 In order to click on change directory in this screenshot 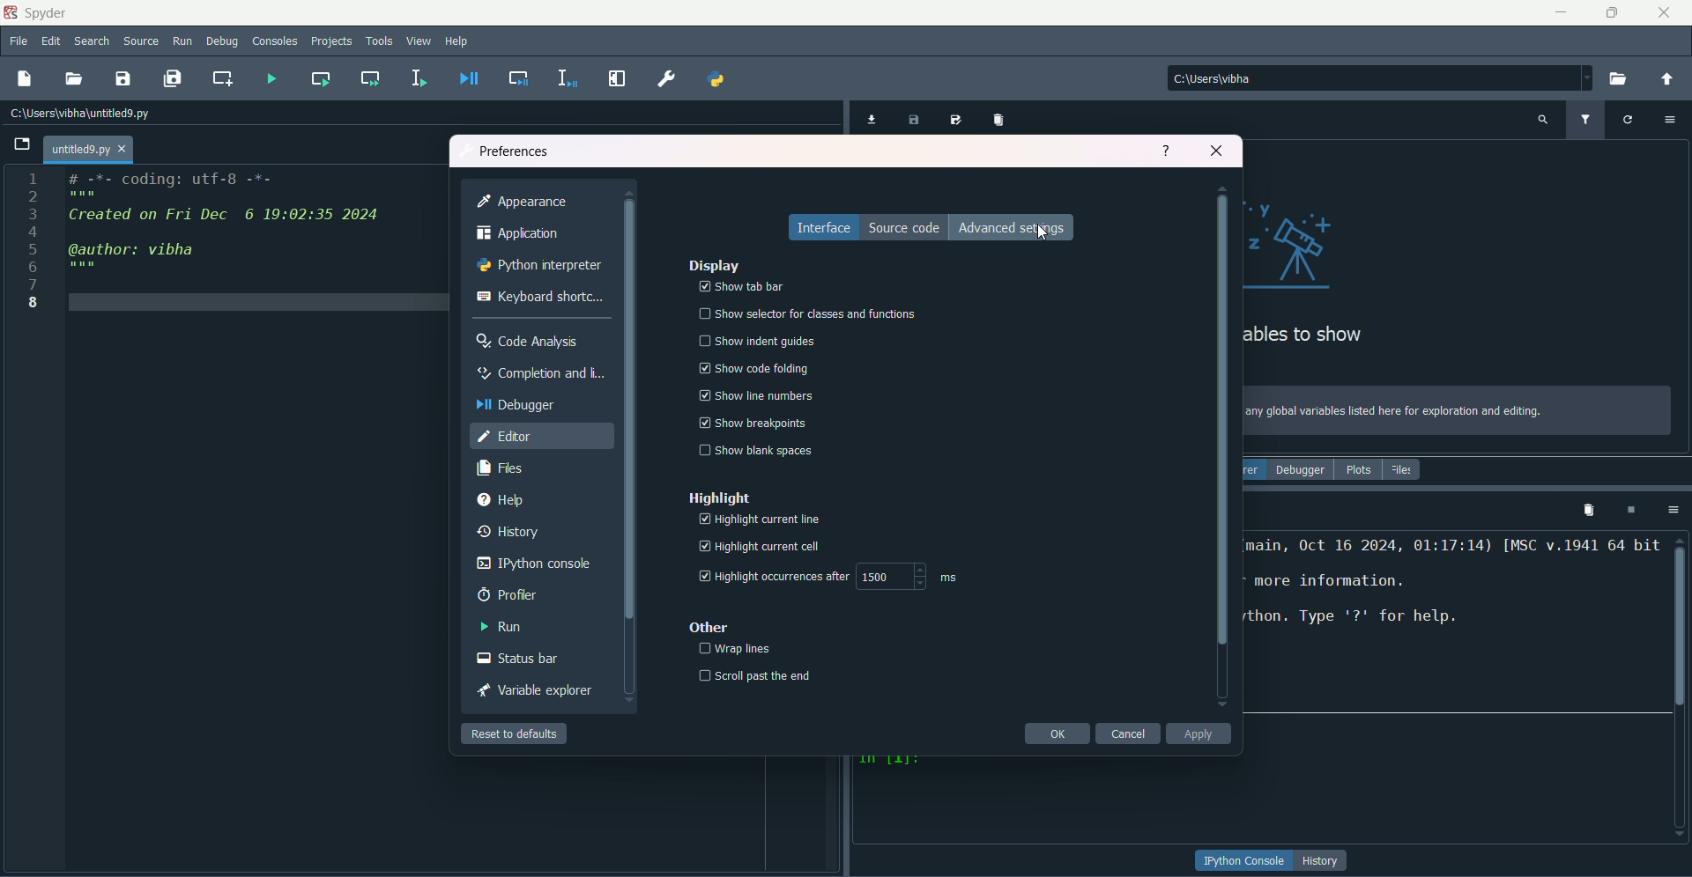, I will do `click(1666, 79)`.